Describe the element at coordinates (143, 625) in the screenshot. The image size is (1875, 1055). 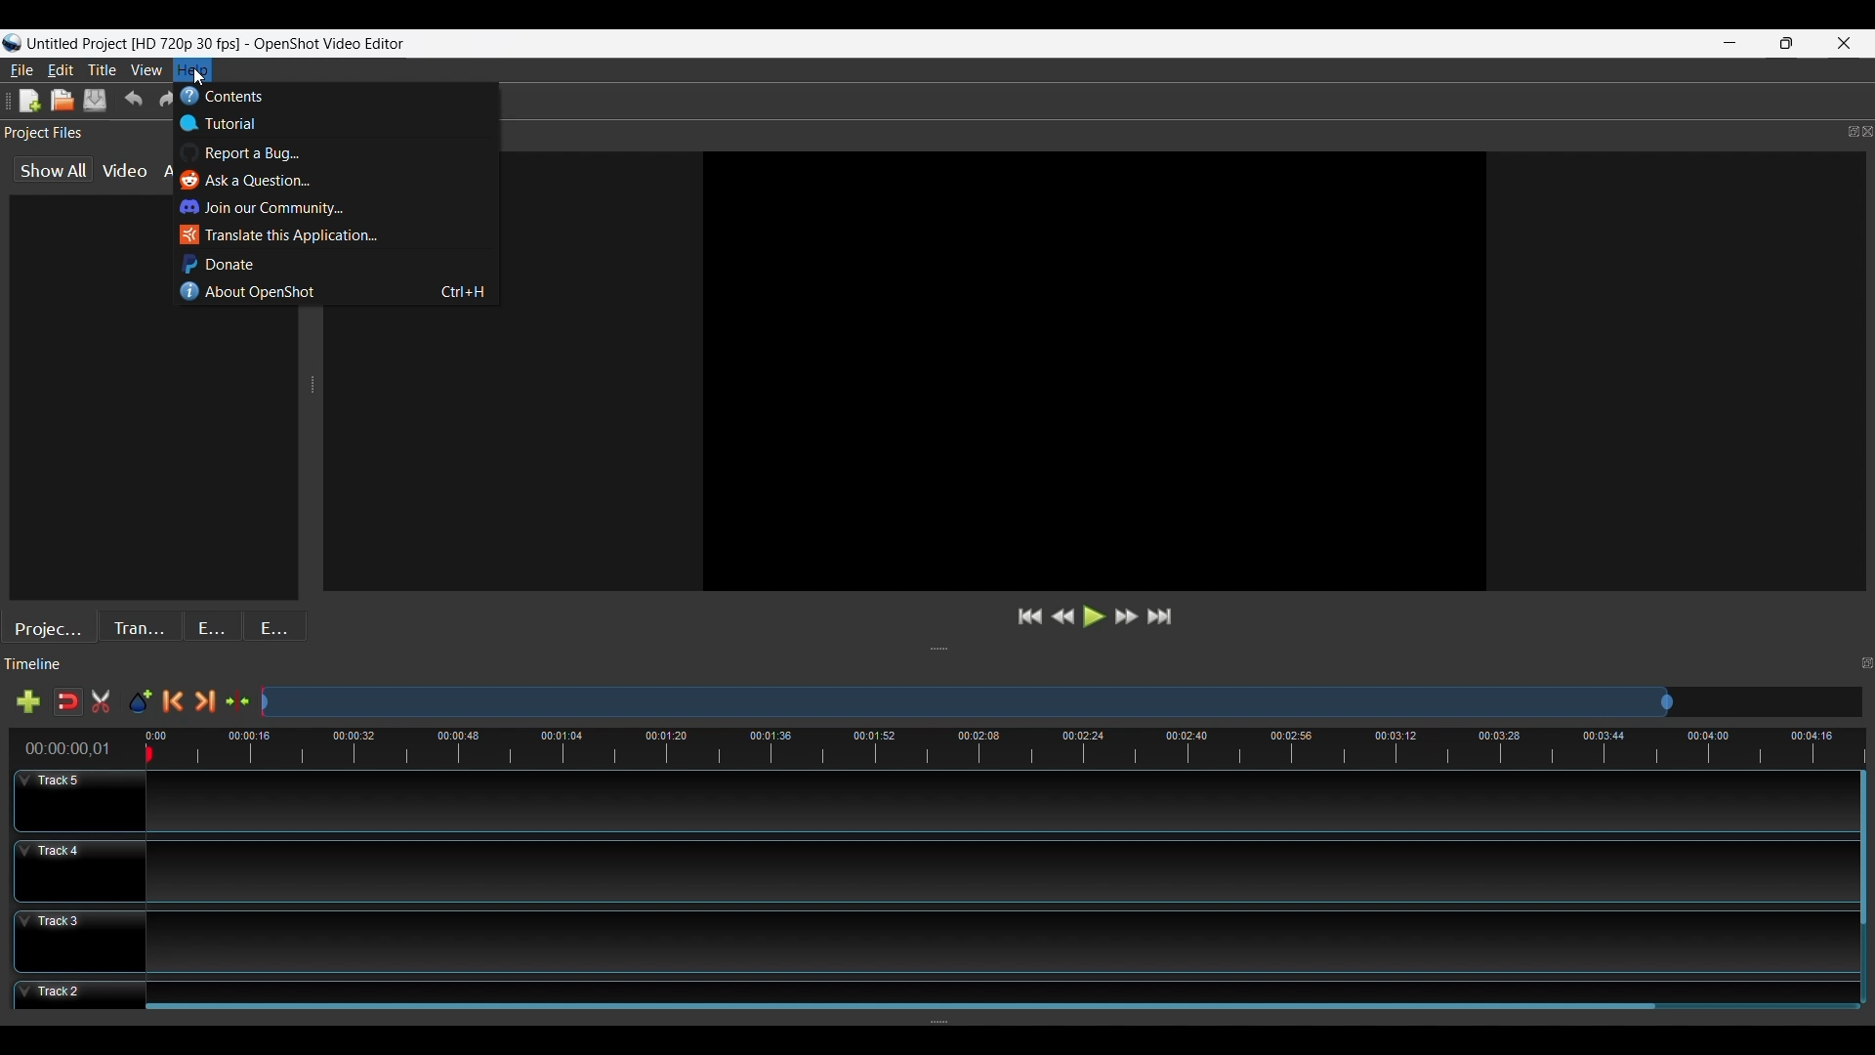
I see `Transition` at that location.